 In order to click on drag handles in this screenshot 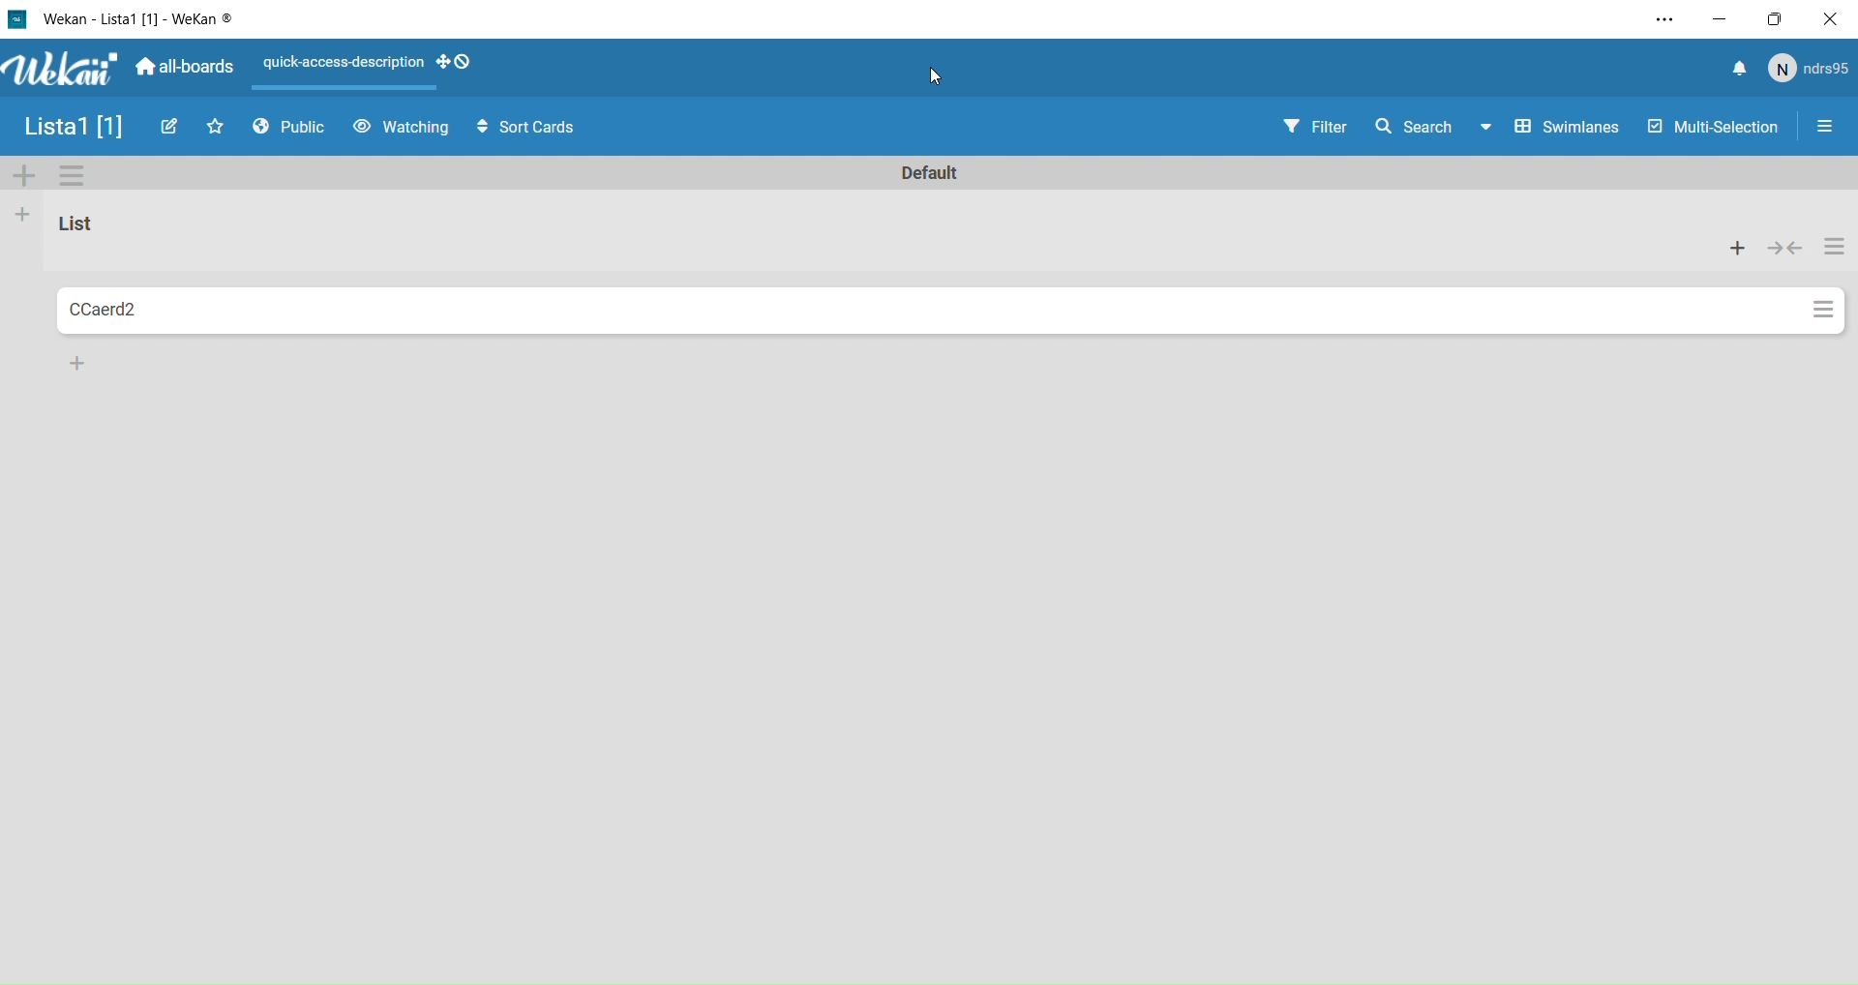, I will do `click(464, 64)`.